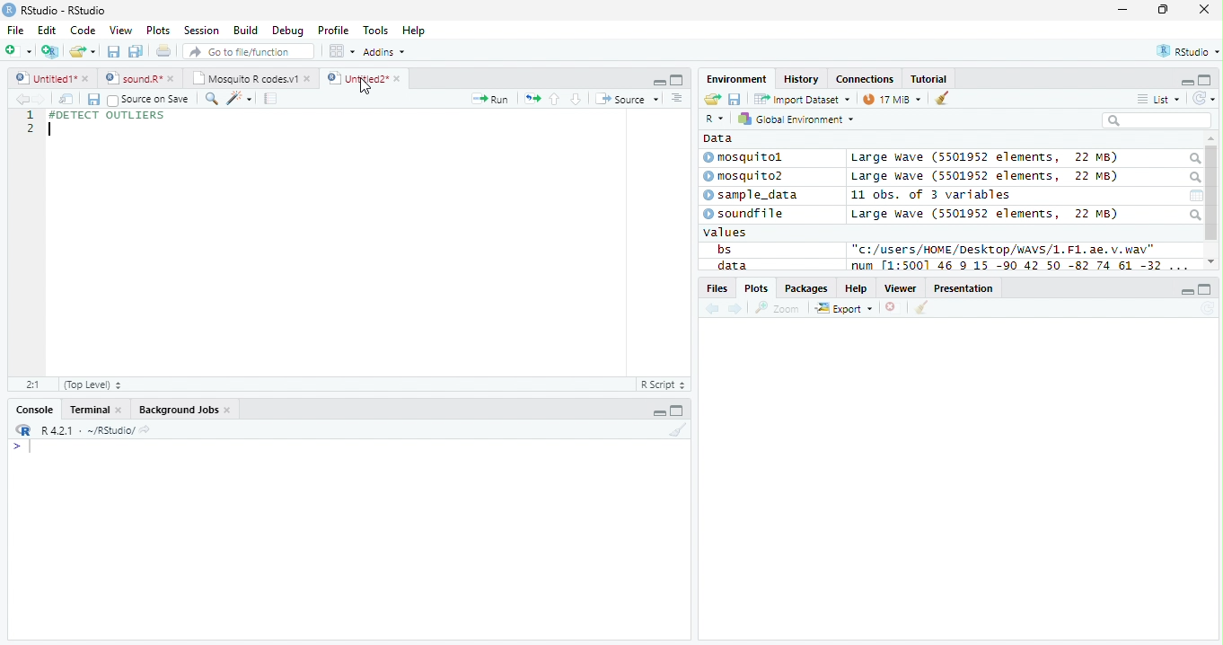 The image size is (1223, 645). I want to click on Plots, so click(159, 31).